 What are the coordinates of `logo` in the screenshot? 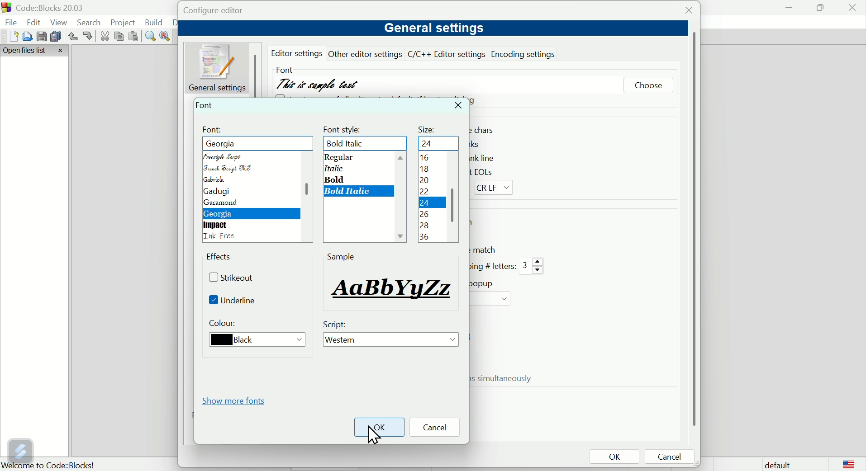 It's located at (849, 464).